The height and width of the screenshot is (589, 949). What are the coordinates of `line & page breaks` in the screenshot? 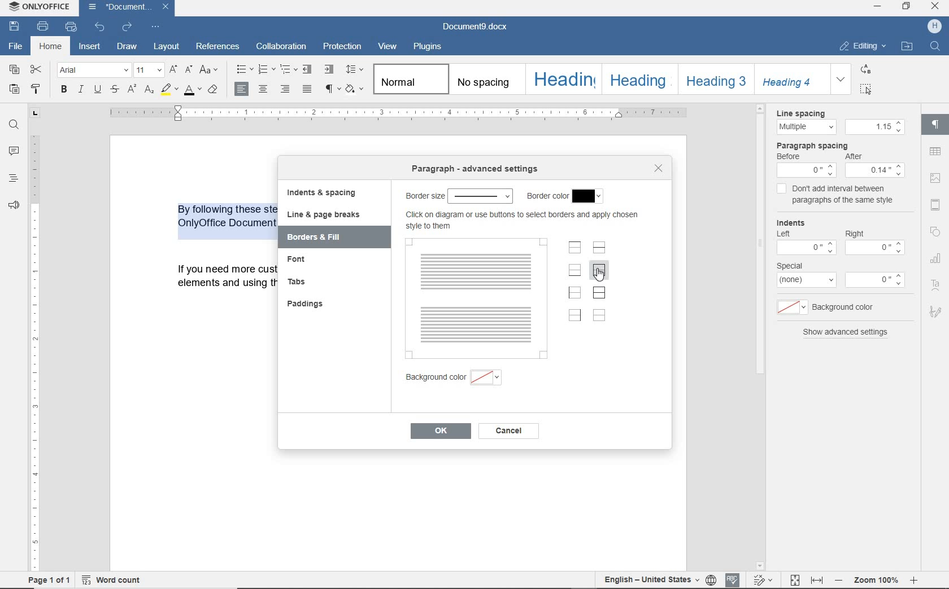 It's located at (328, 215).